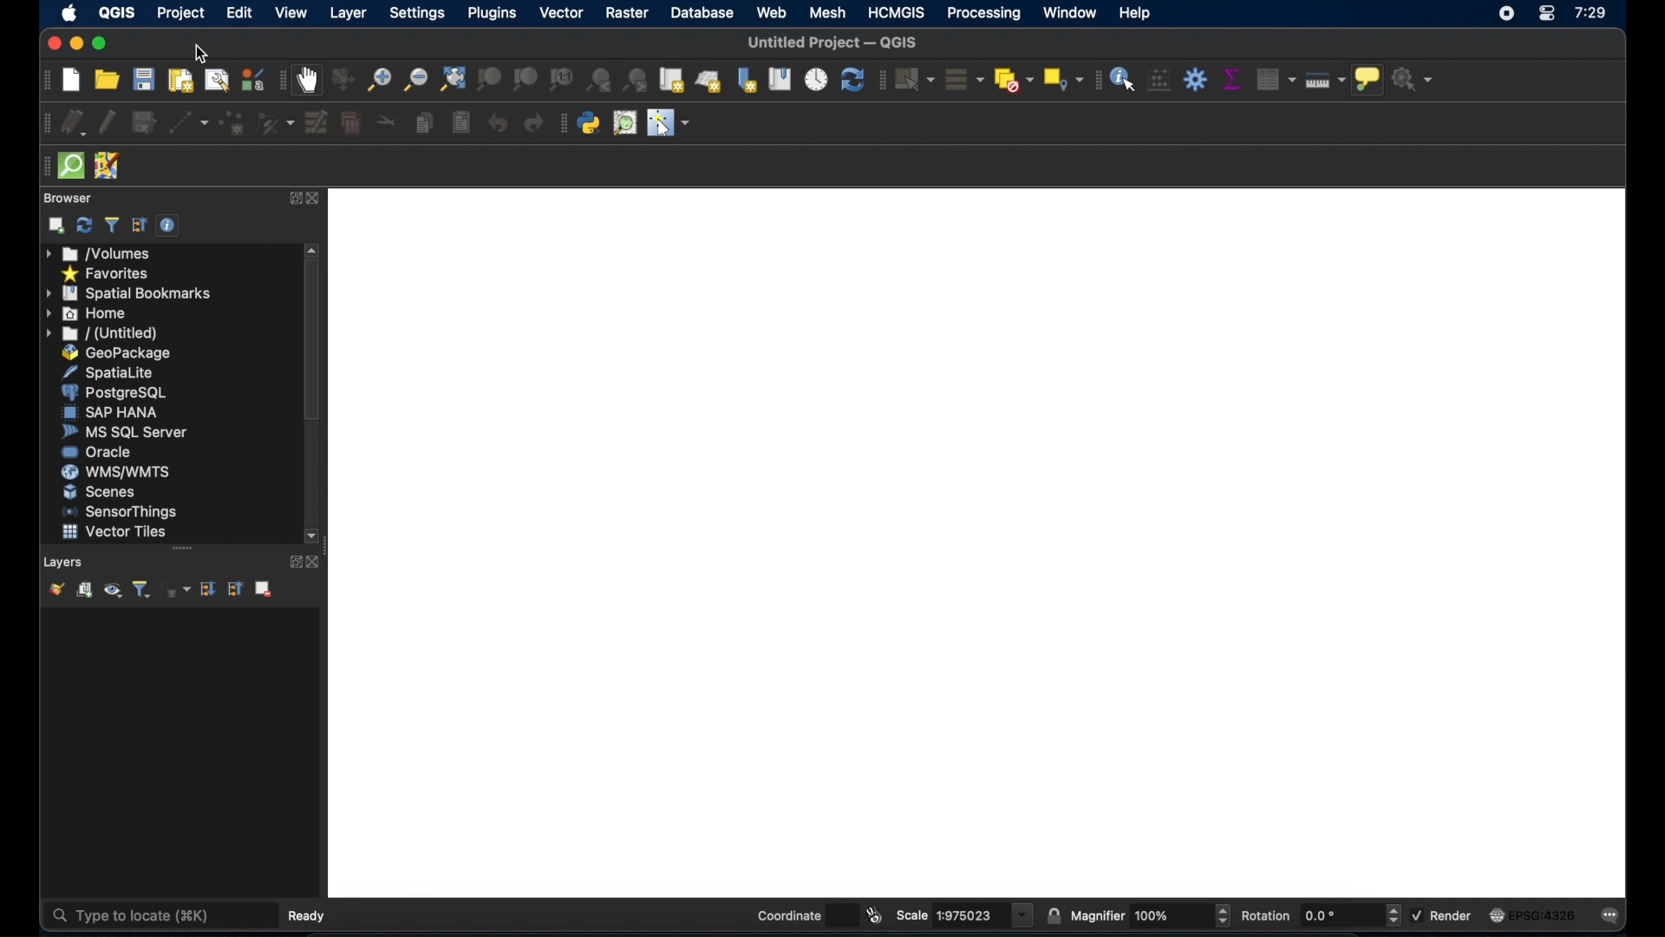 The width and height of the screenshot is (1665, 937). I want to click on filterlegend, so click(140, 589).